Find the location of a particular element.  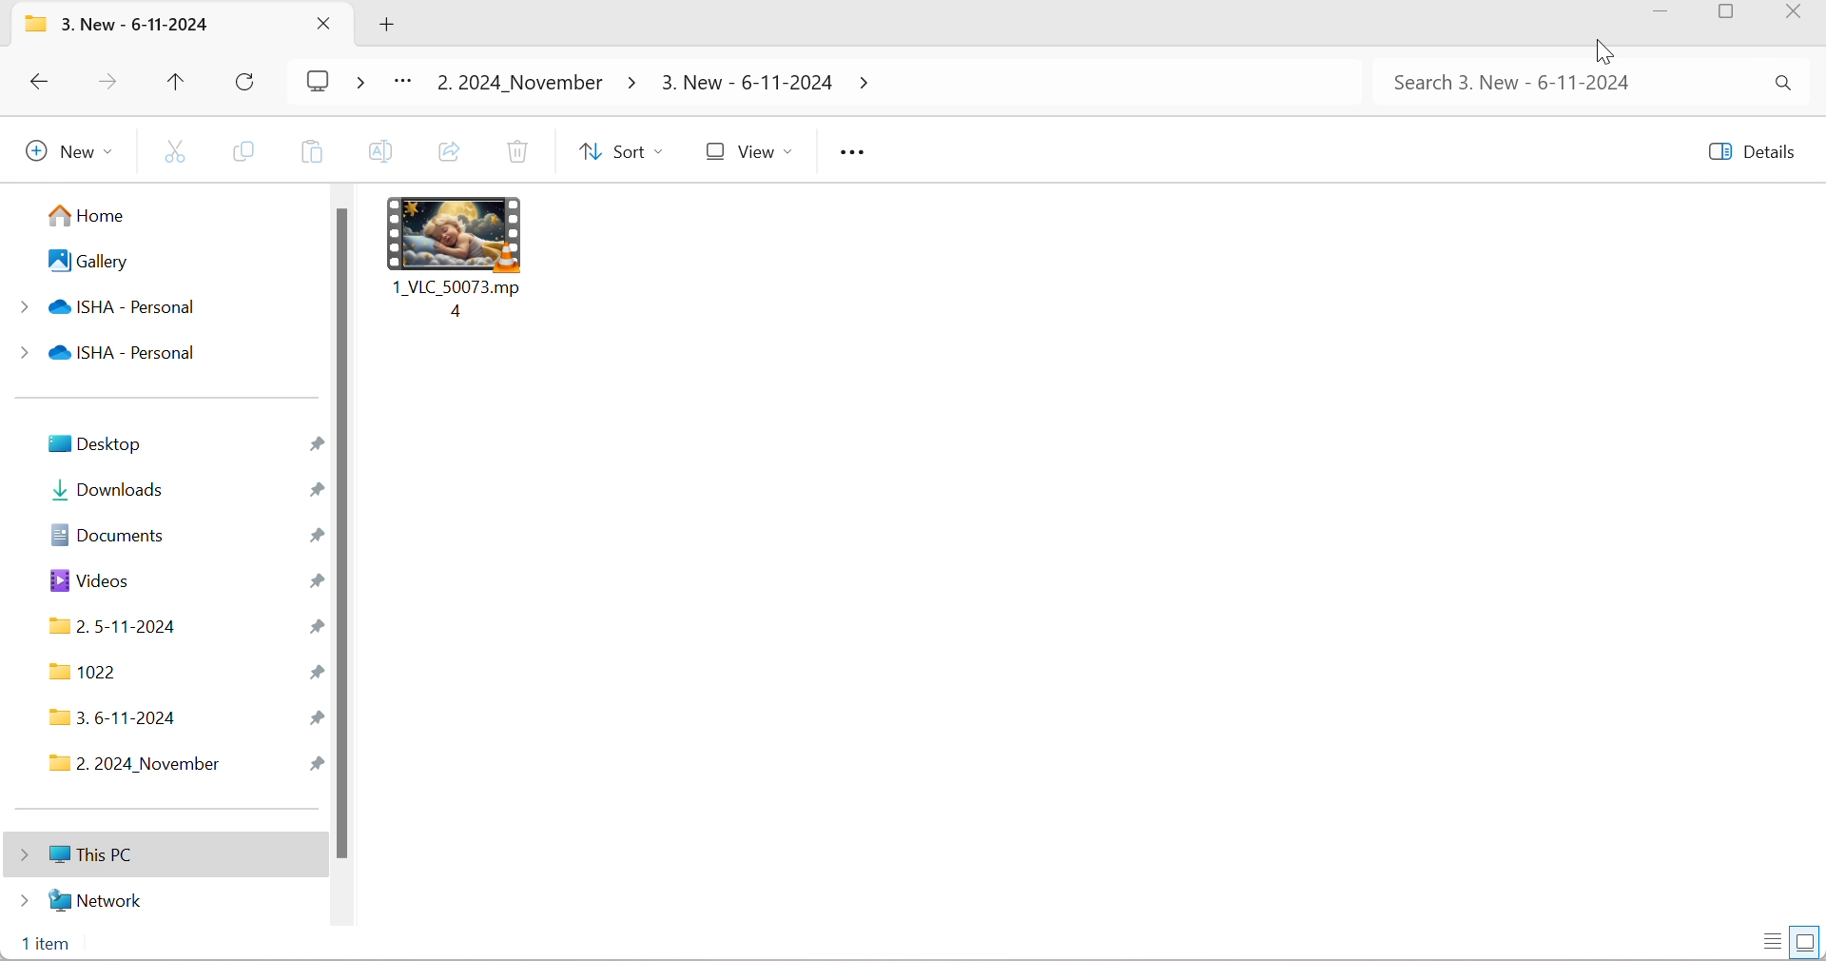

1022 is located at coordinates (83, 674).